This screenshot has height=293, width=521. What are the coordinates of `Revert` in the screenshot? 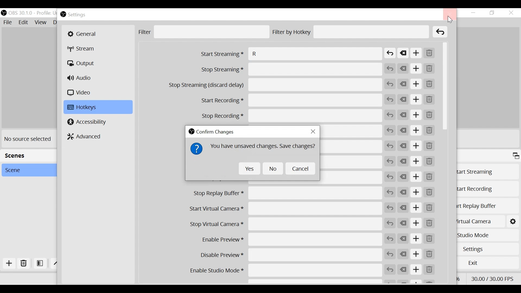 It's located at (390, 131).